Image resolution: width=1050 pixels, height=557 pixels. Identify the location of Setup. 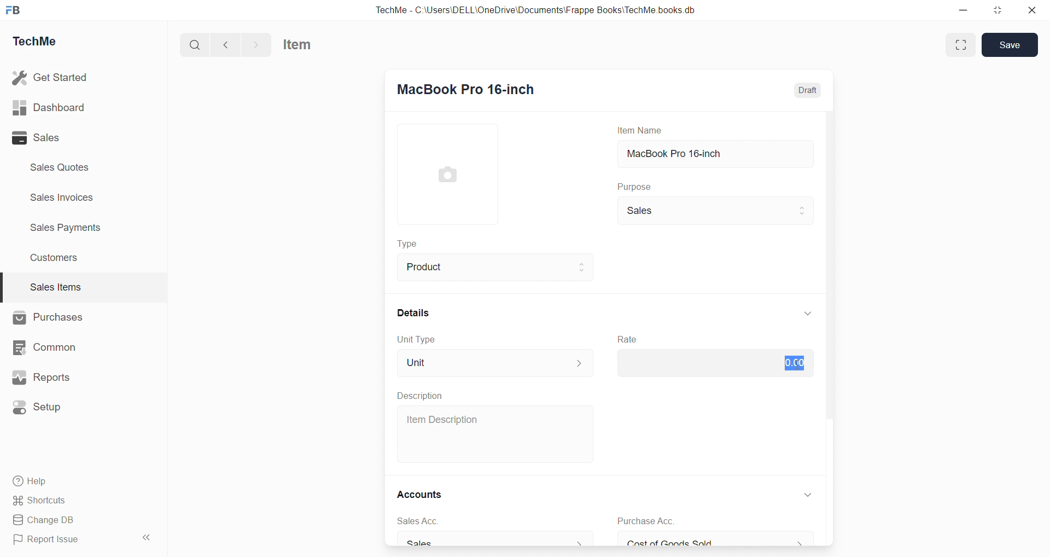
(41, 407).